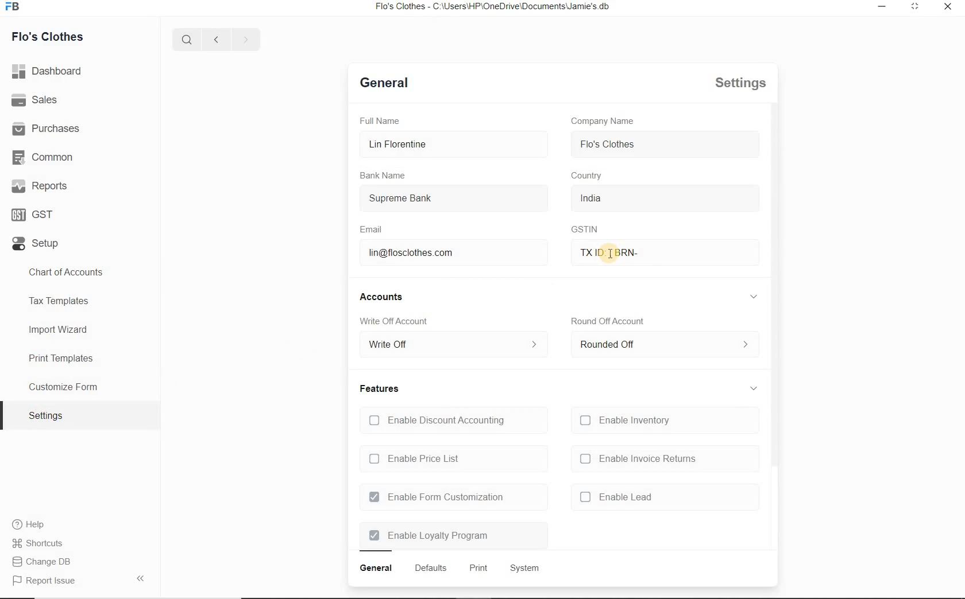 This screenshot has height=599, width=965. What do you see at coordinates (373, 230) in the screenshot?
I see `Email` at bounding box center [373, 230].